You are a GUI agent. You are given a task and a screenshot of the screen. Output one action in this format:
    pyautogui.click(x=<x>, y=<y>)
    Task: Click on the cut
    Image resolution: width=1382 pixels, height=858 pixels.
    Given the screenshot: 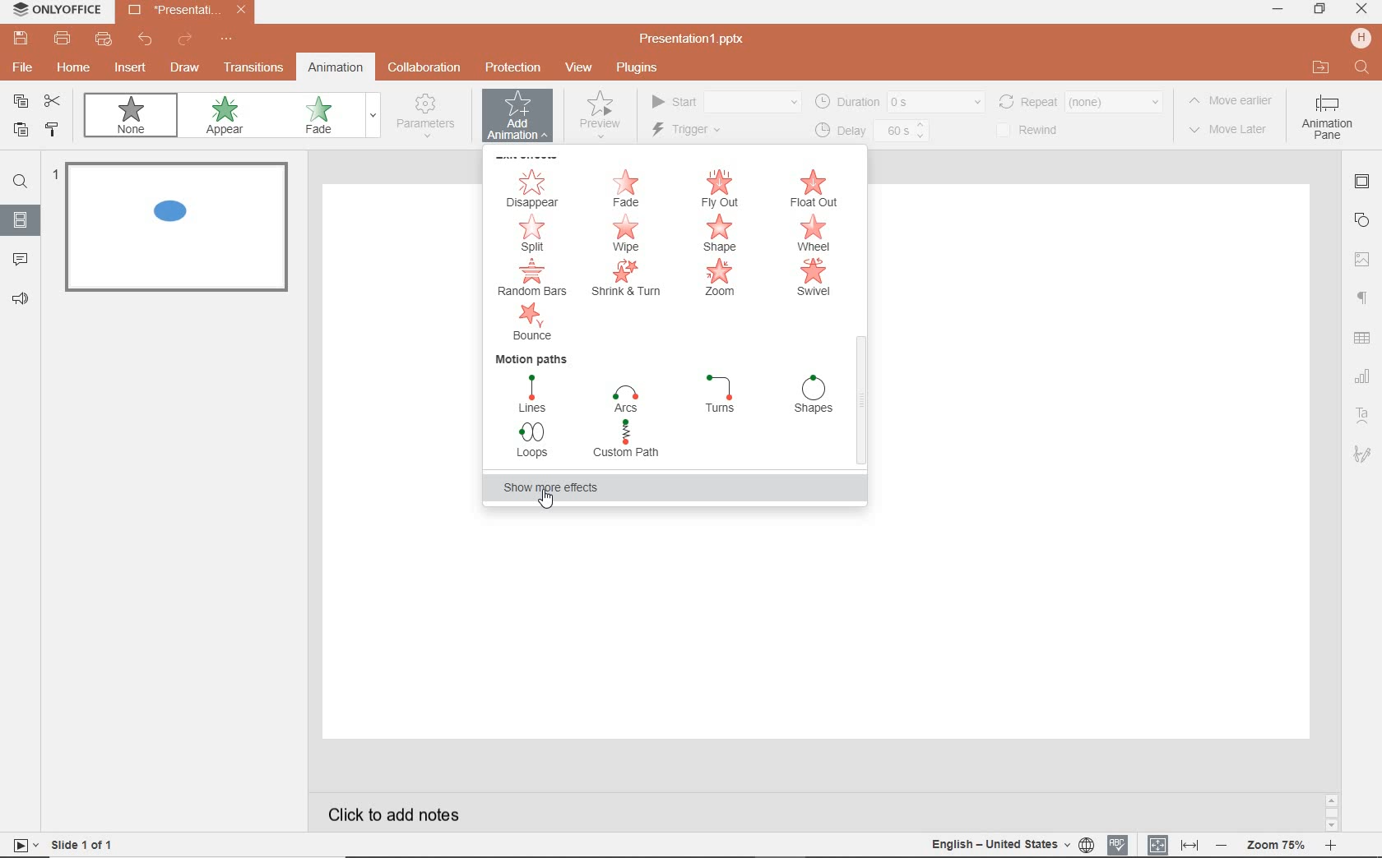 What is the action you would take?
    pyautogui.click(x=56, y=102)
    